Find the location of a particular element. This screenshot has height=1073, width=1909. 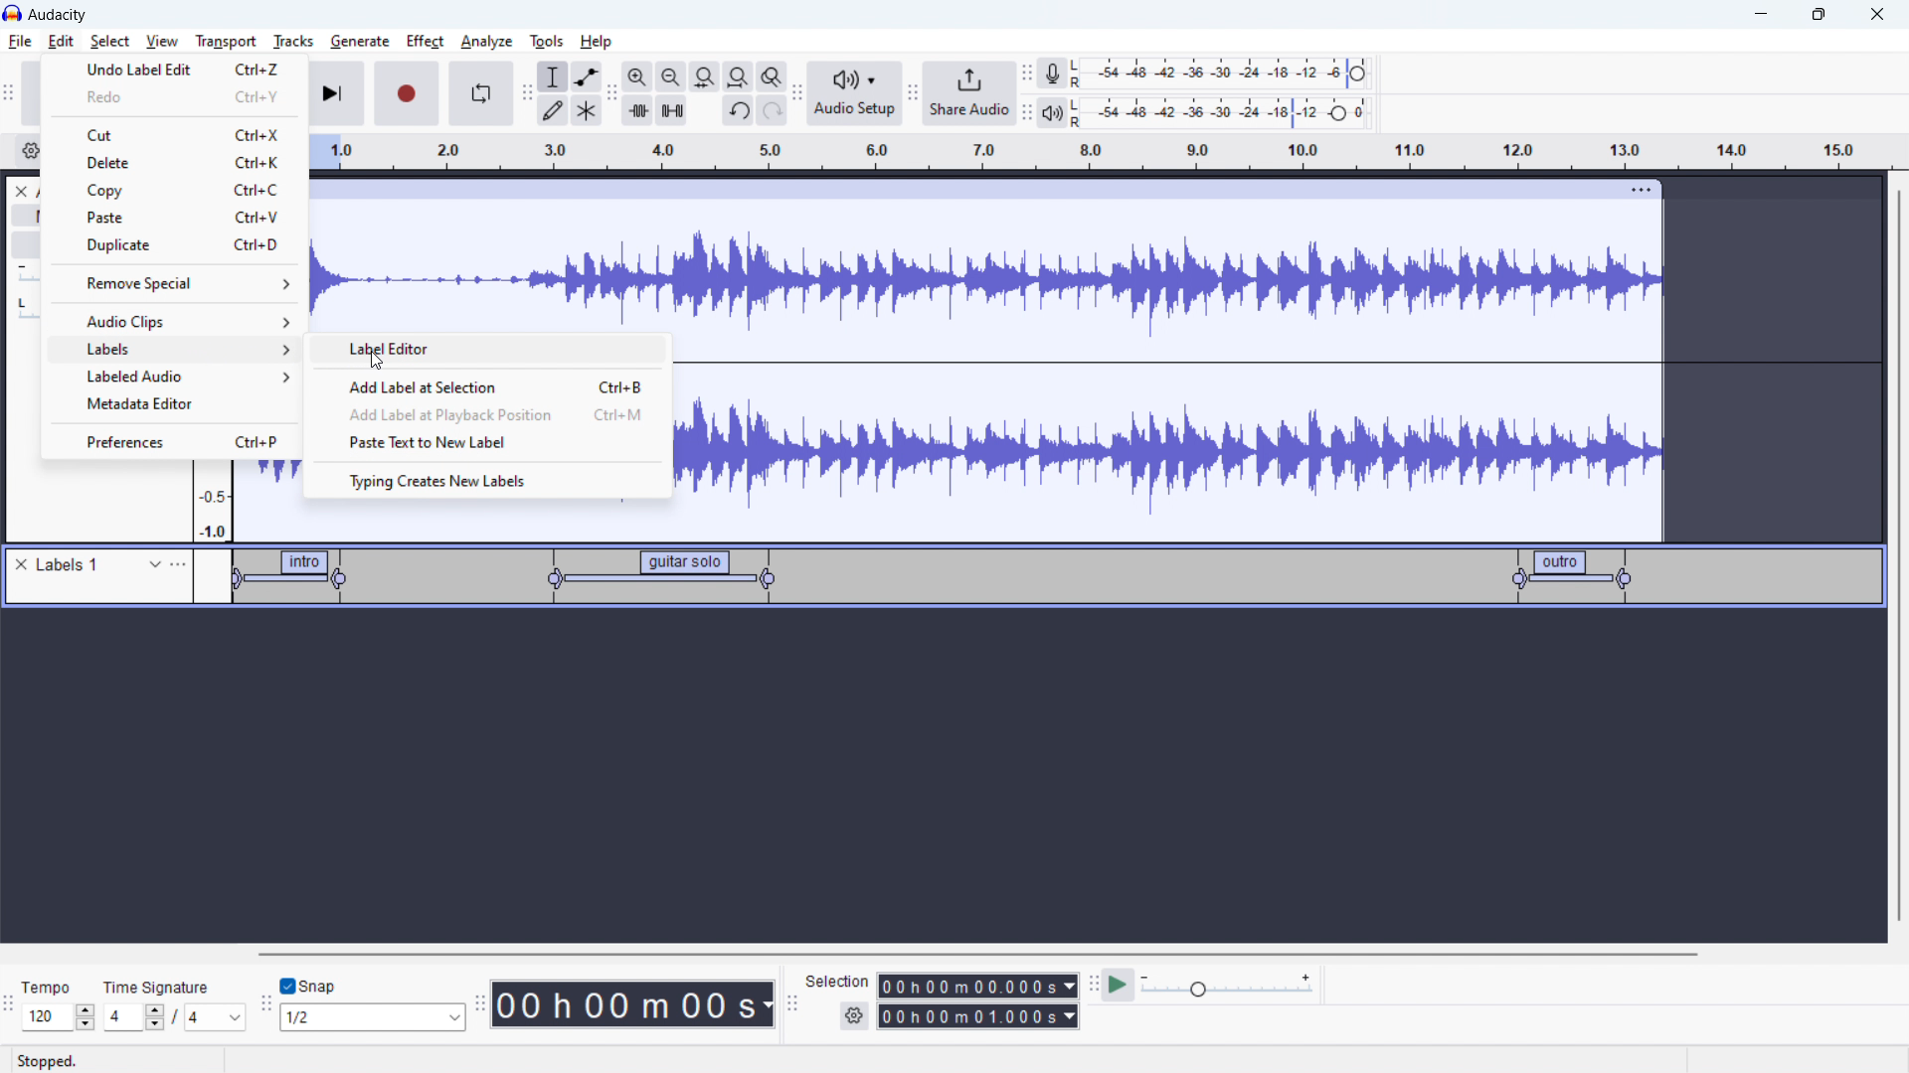

silence audio selection is located at coordinates (672, 110).